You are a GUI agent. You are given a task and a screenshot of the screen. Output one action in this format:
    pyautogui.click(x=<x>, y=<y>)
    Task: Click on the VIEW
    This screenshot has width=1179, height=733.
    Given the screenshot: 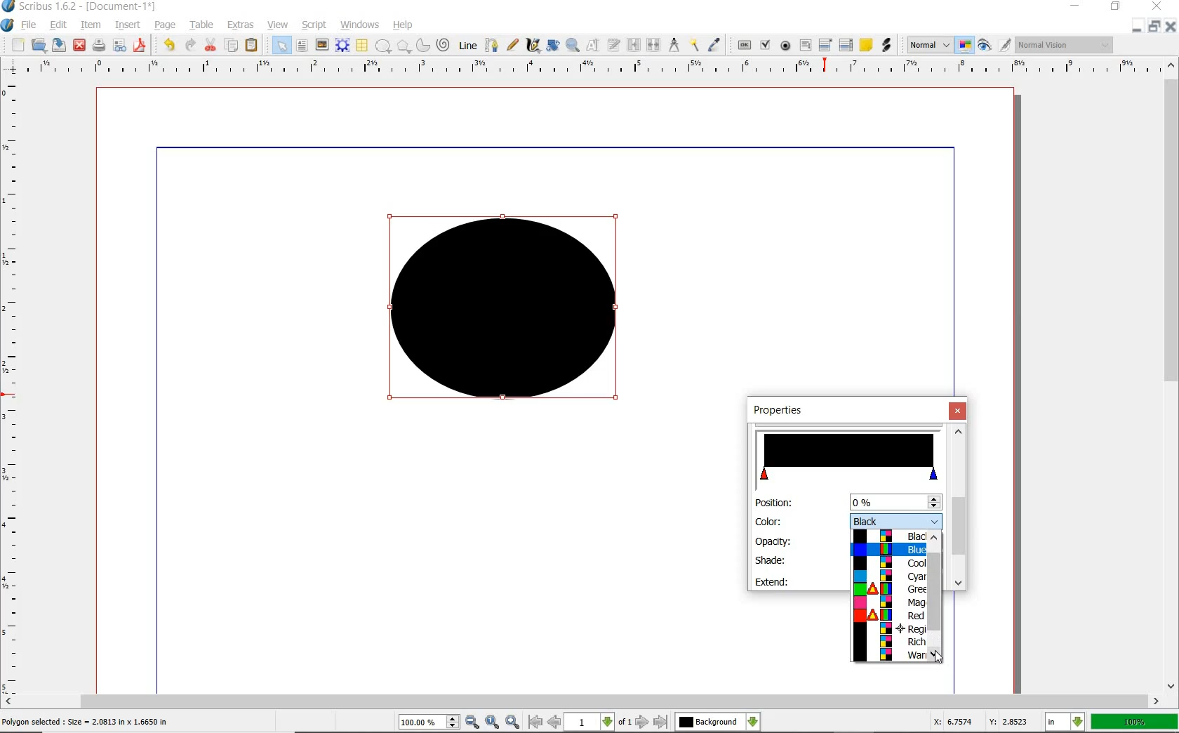 What is the action you would take?
    pyautogui.click(x=278, y=24)
    